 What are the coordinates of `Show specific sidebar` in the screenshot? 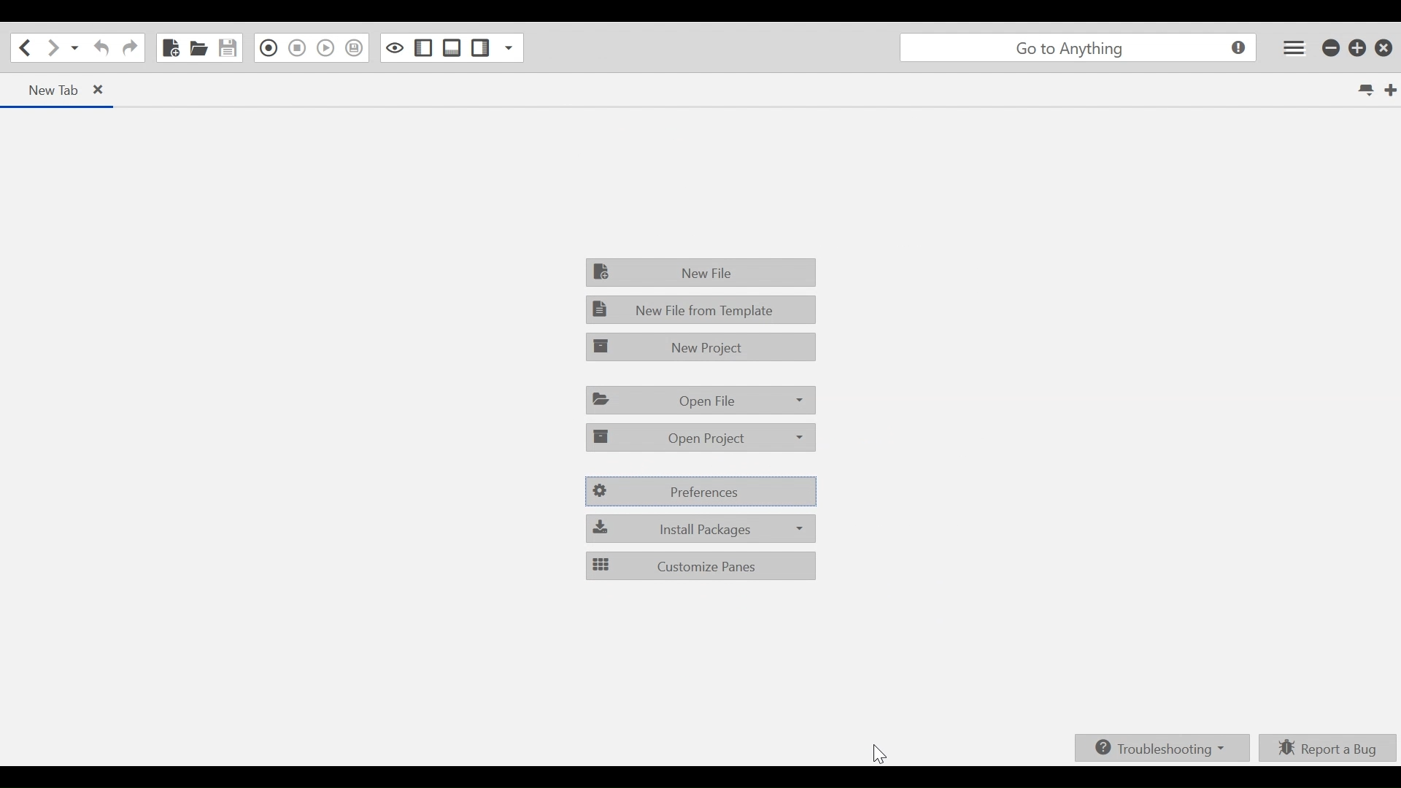 It's located at (507, 48).